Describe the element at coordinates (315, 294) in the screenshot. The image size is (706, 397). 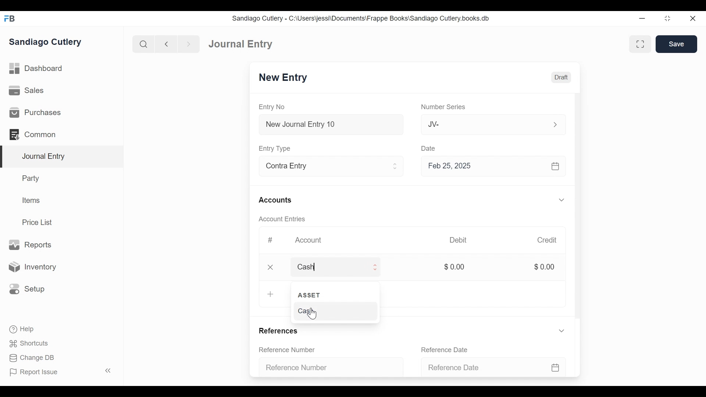
I see `Add Row` at that location.